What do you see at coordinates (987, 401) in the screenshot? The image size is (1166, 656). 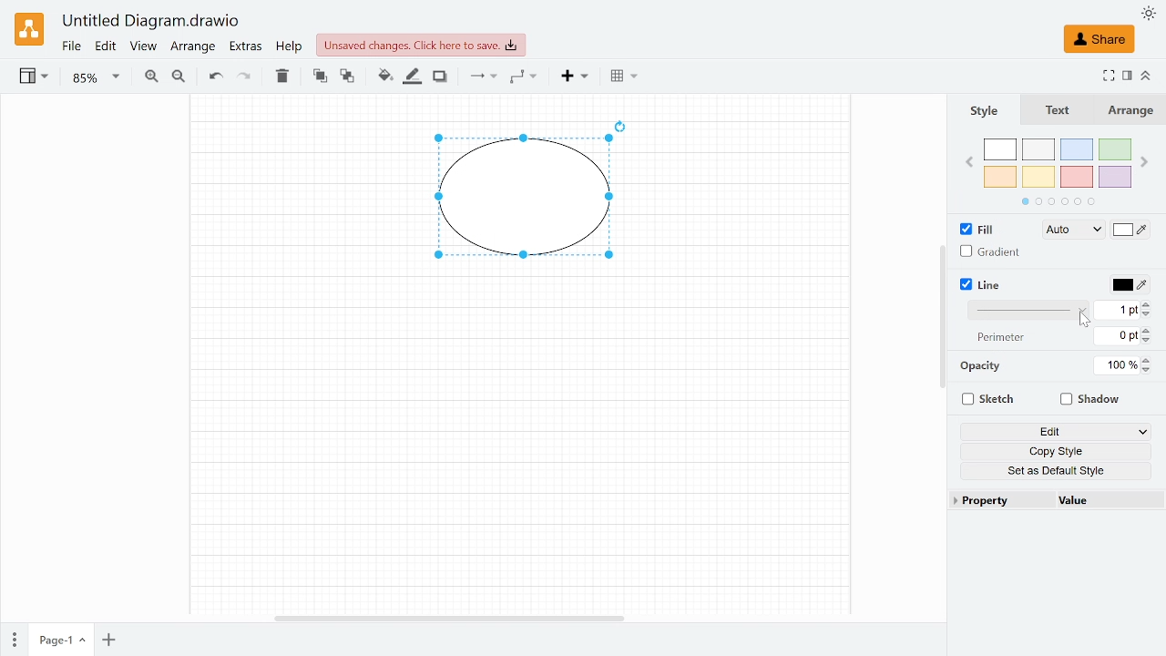 I see `Sketch` at bounding box center [987, 401].